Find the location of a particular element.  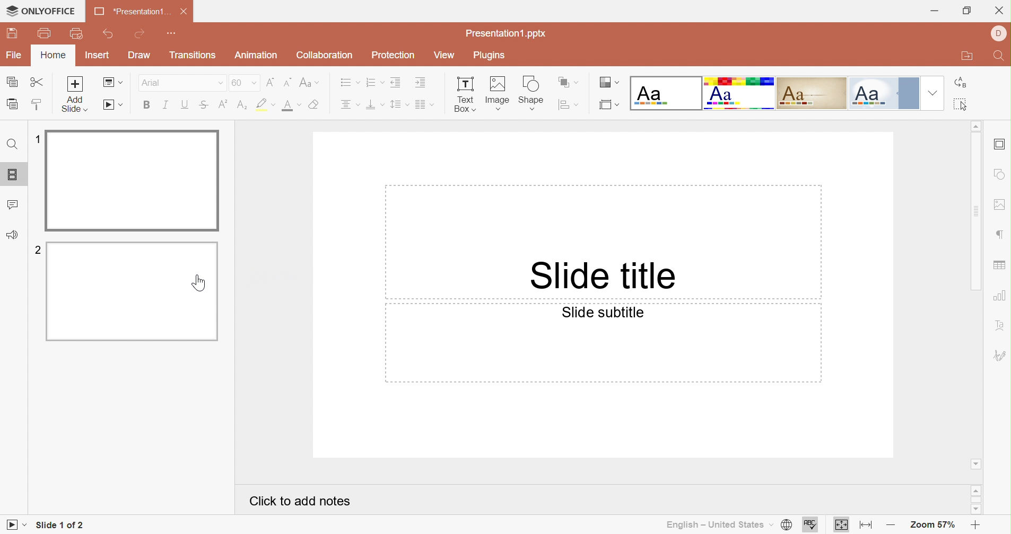

Copy Style is located at coordinates (37, 102).